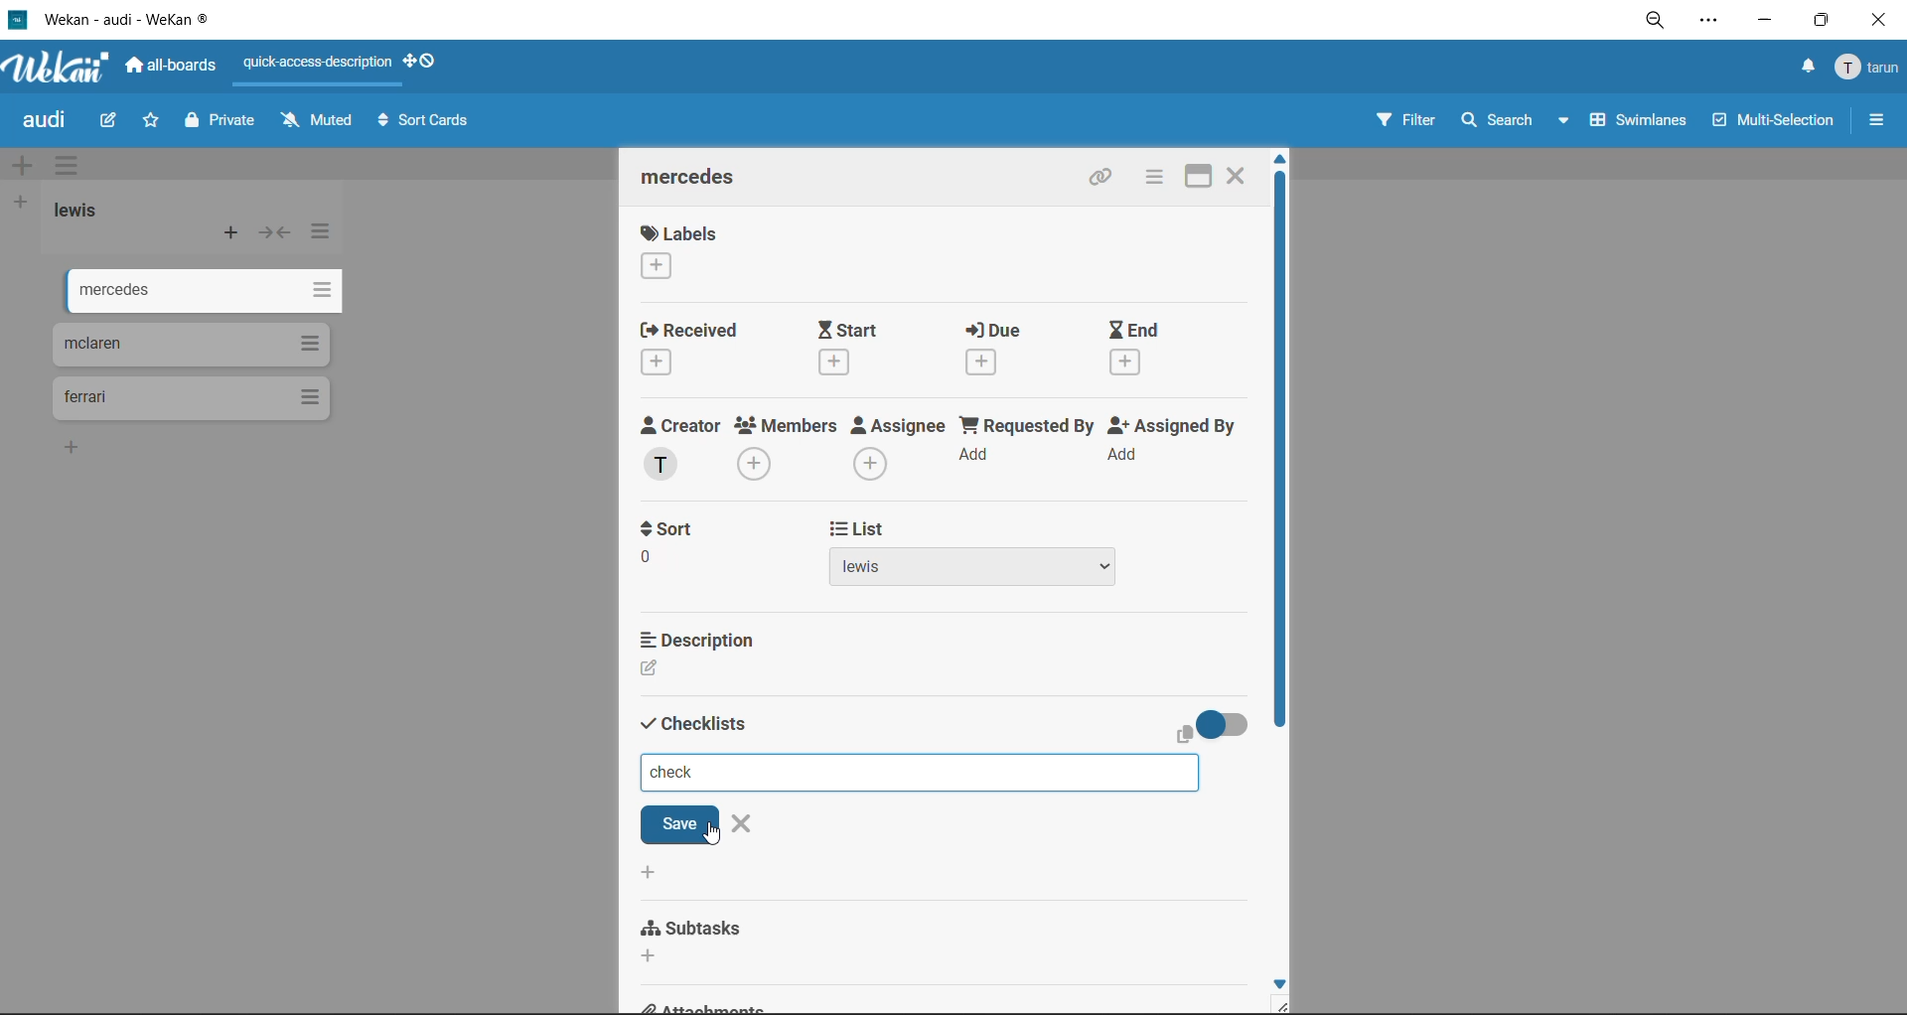 Image resolution: width=1907 pixels, height=1015 pixels. Describe the element at coordinates (716, 939) in the screenshot. I see `subtasks` at that location.